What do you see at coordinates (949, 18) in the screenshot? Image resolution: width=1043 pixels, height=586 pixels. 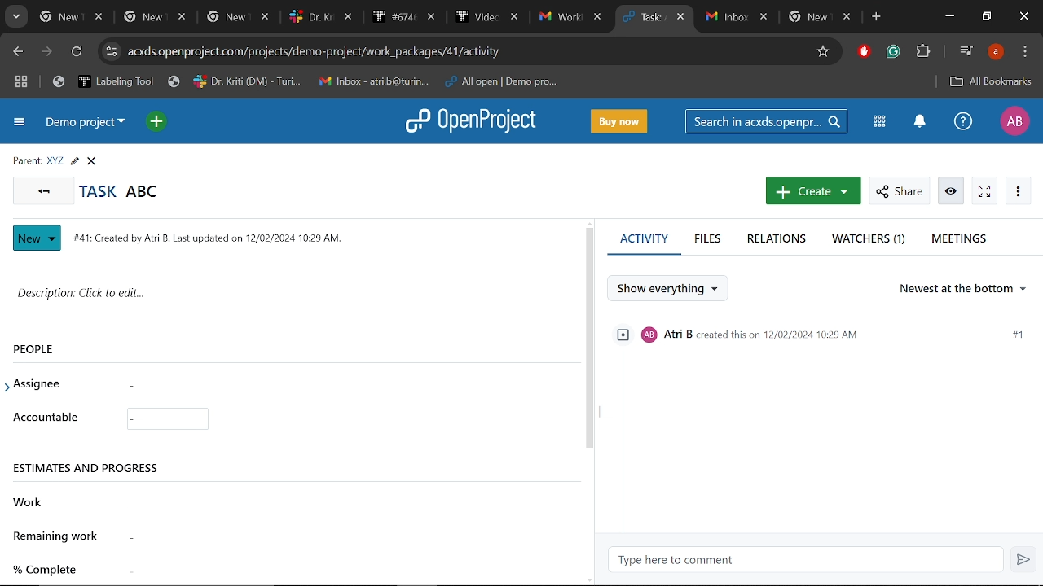 I see `Minimize` at bounding box center [949, 18].